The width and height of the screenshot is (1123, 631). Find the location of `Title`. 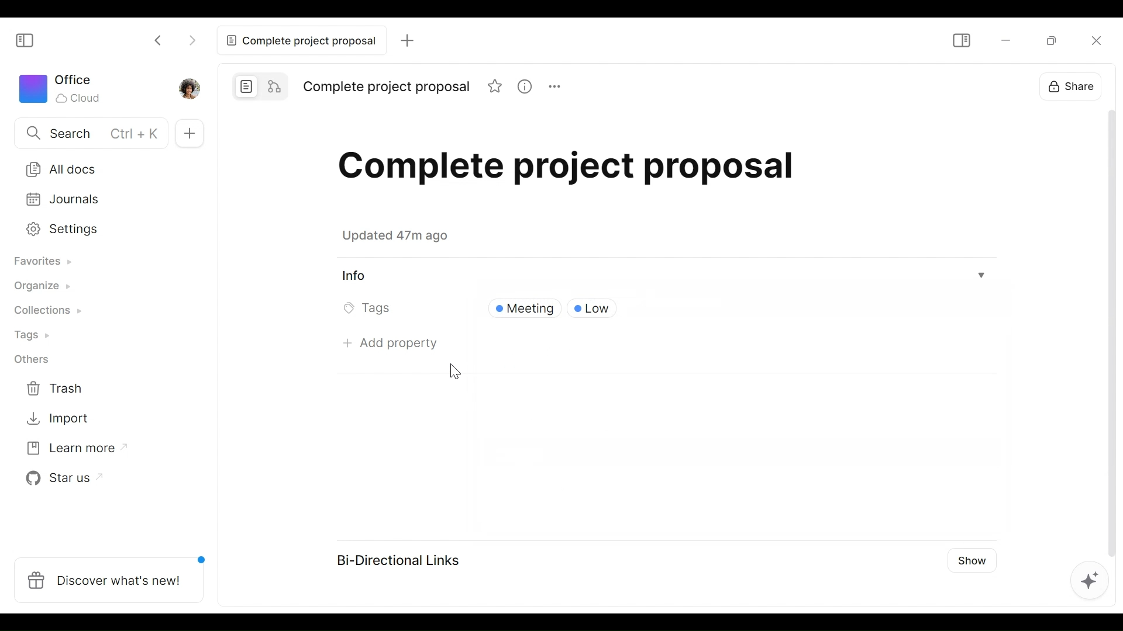

Title is located at coordinates (387, 88).